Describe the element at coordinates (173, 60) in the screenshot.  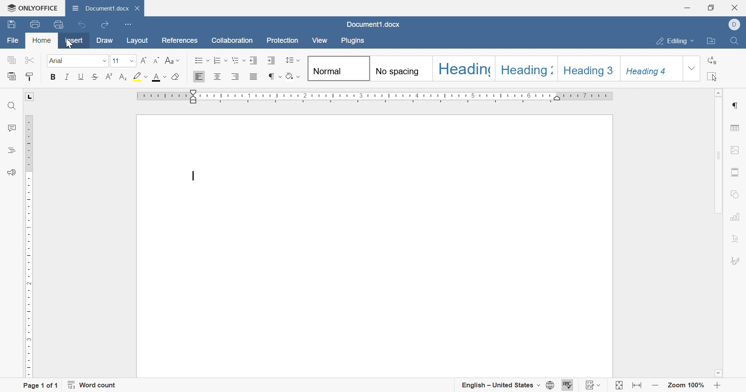
I see `Change case` at that location.